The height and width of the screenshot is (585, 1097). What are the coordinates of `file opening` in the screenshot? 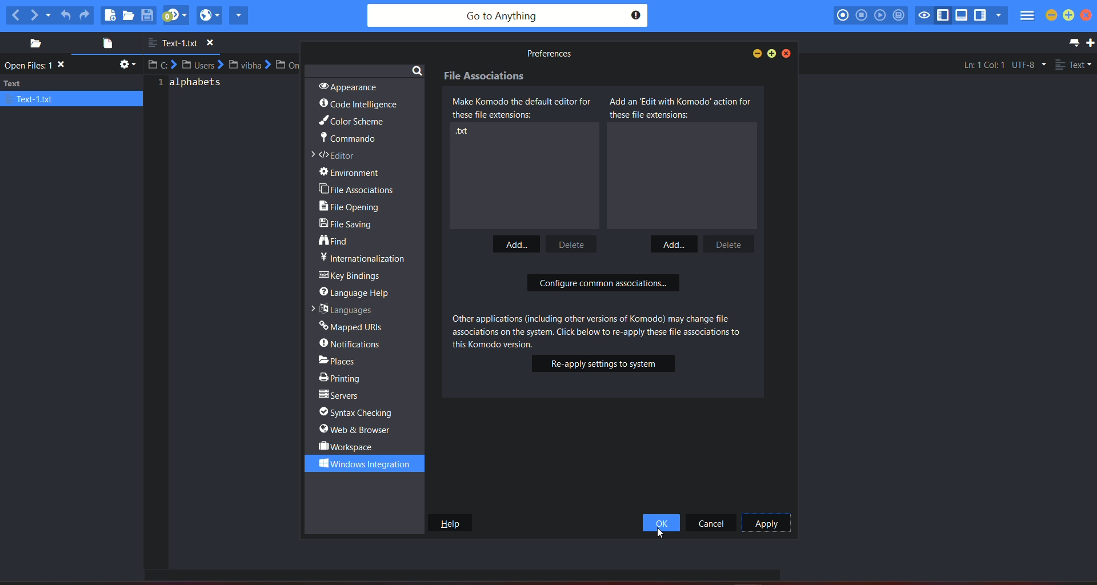 It's located at (353, 207).